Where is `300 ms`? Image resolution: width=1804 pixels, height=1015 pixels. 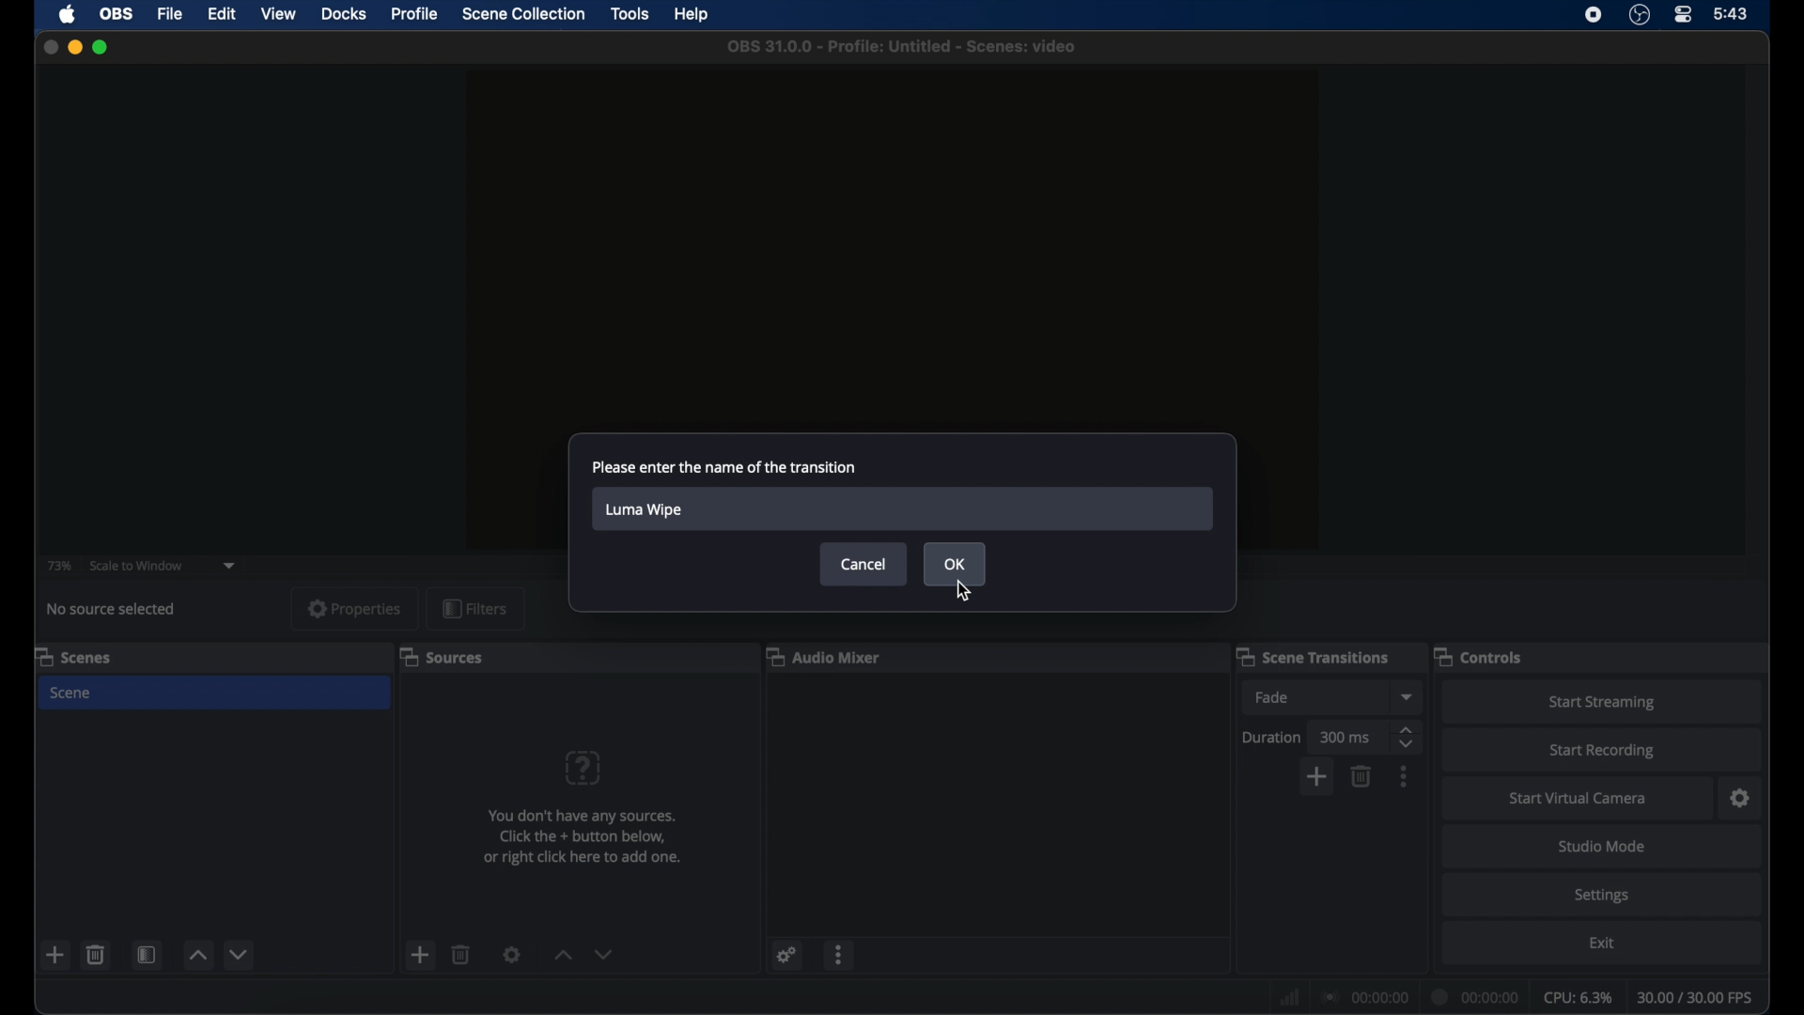 300 ms is located at coordinates (1347, 737).